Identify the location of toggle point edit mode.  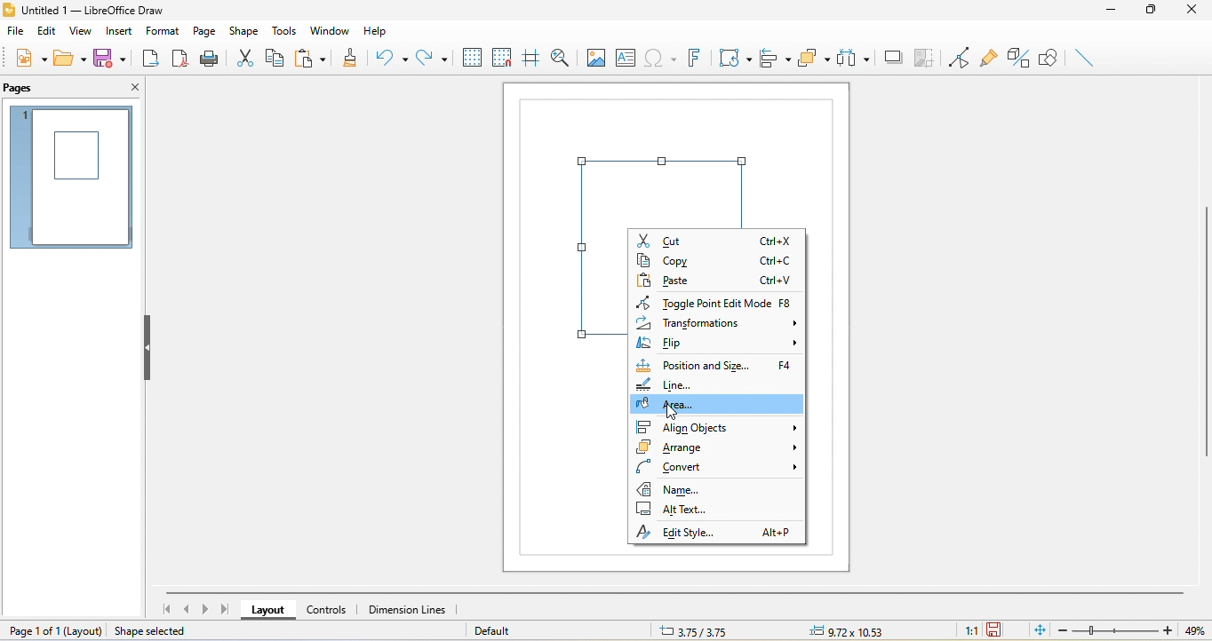
(722, 304).